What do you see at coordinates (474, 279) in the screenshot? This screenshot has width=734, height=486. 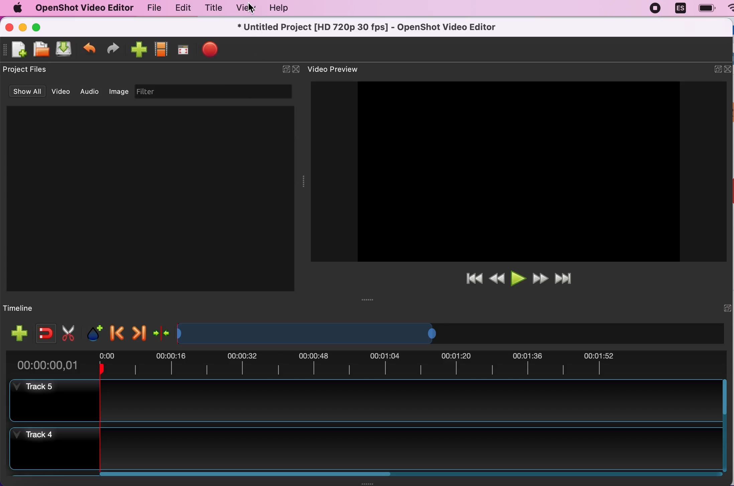 I see `jump to start` at bounding box center [474, 279].